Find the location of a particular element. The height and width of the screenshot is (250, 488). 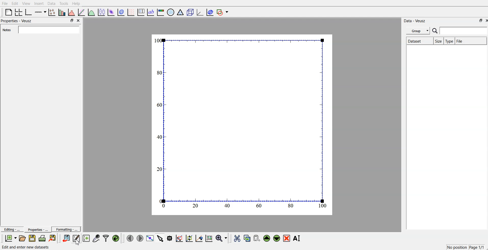

View plot full screen is located at coordinates (150, 238).